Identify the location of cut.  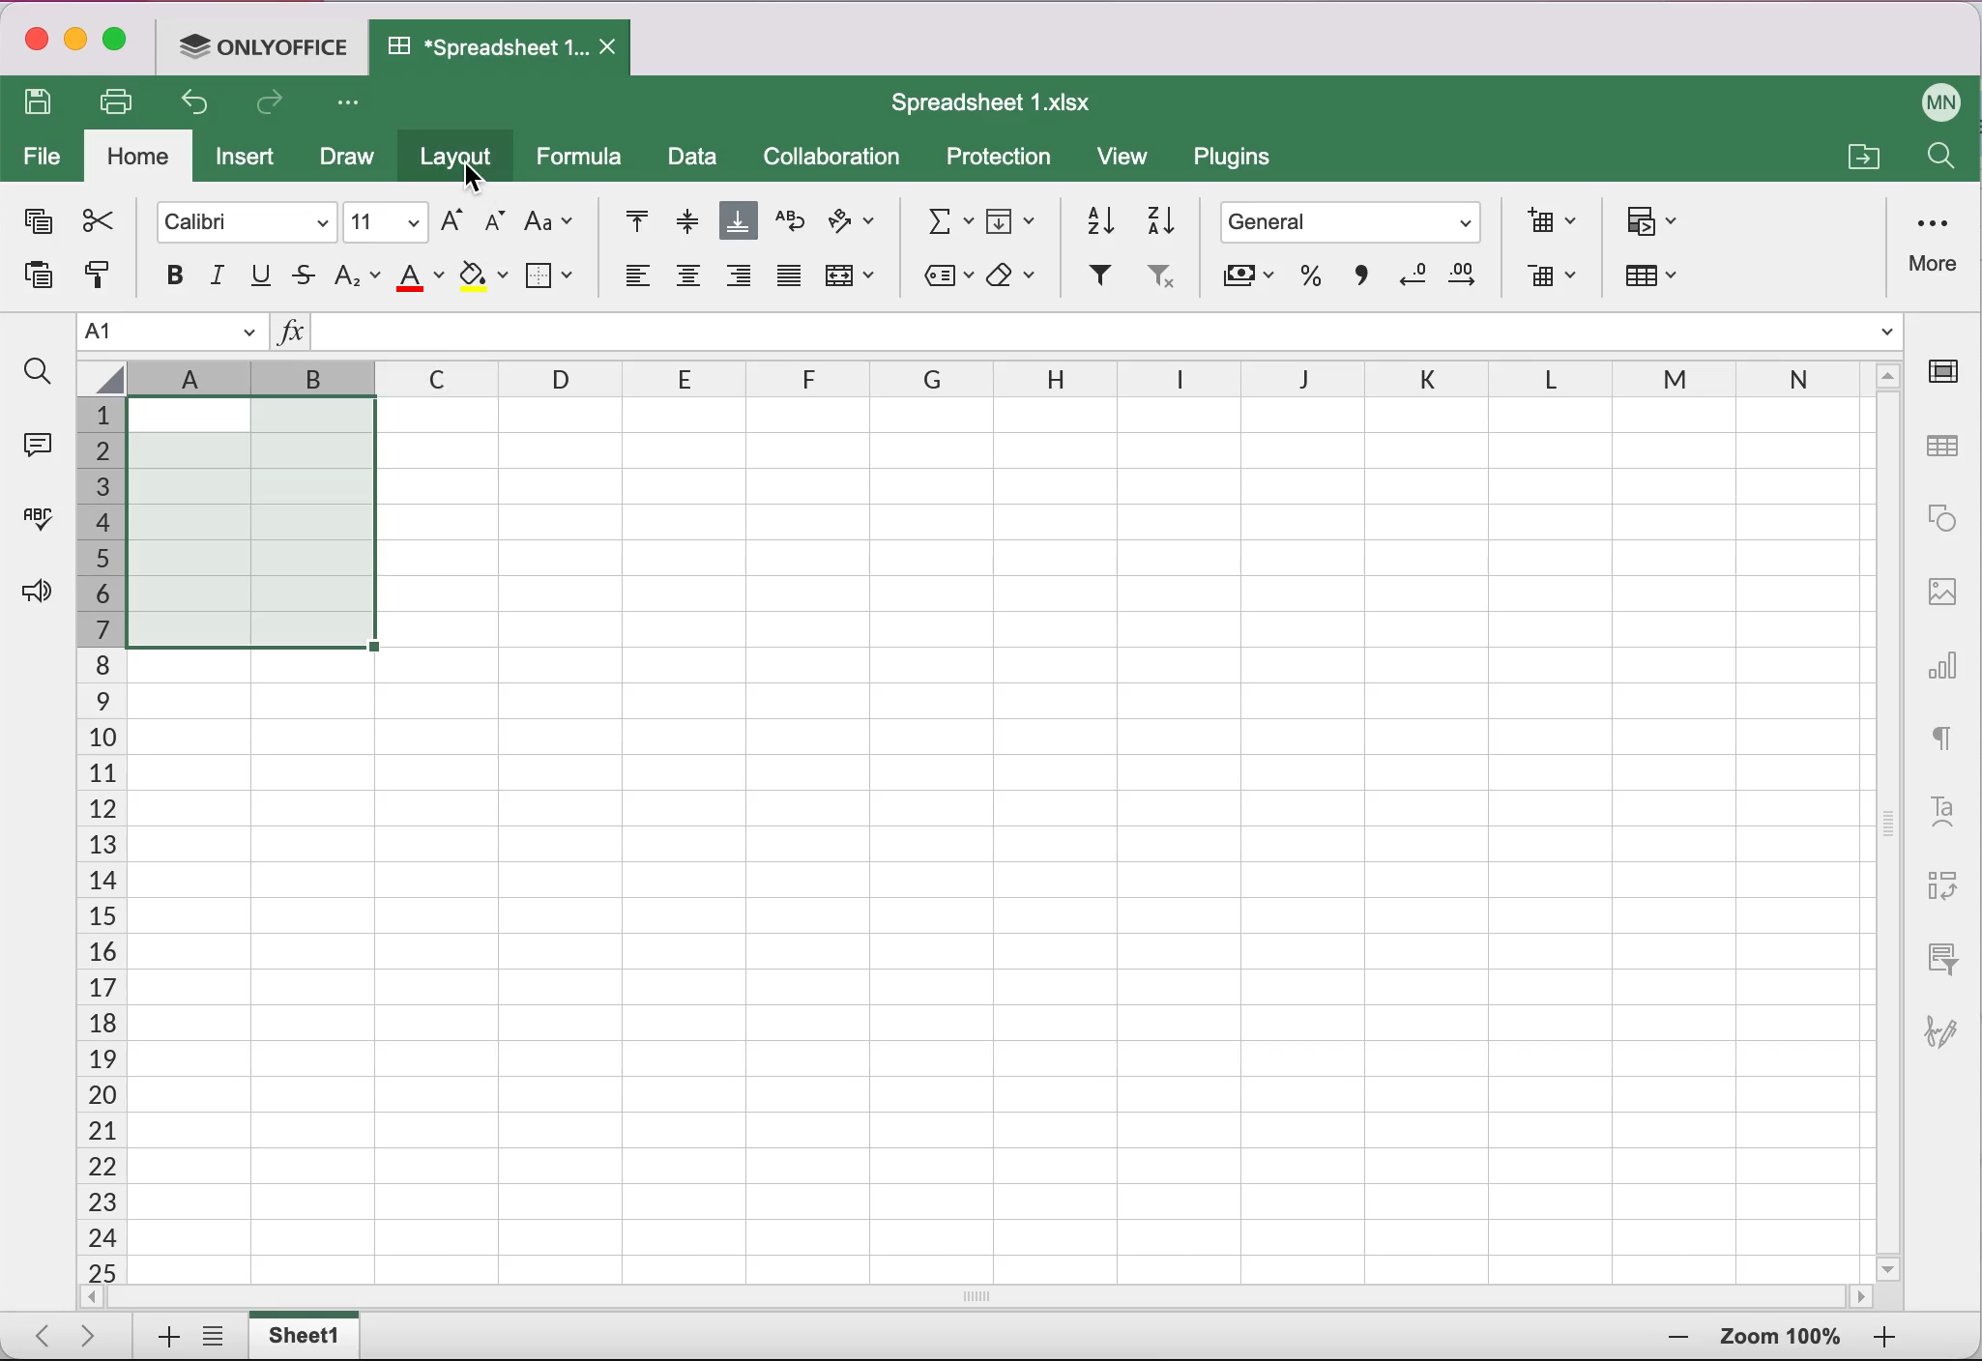
(96, 220).